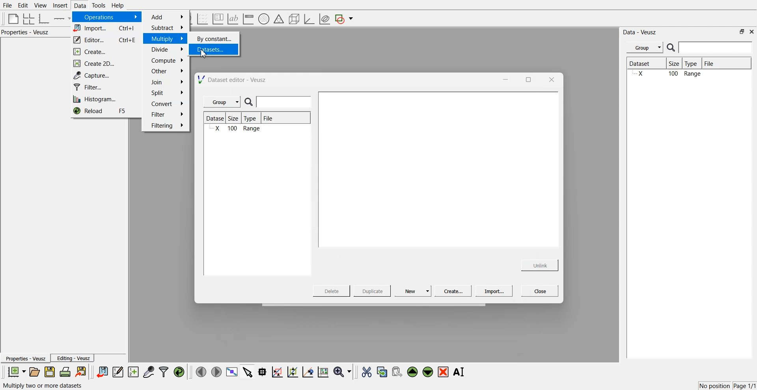  What do you see at coordinates (215, 39) in the screenshot?
I see `By constant...` at bounding box center [215, 39].